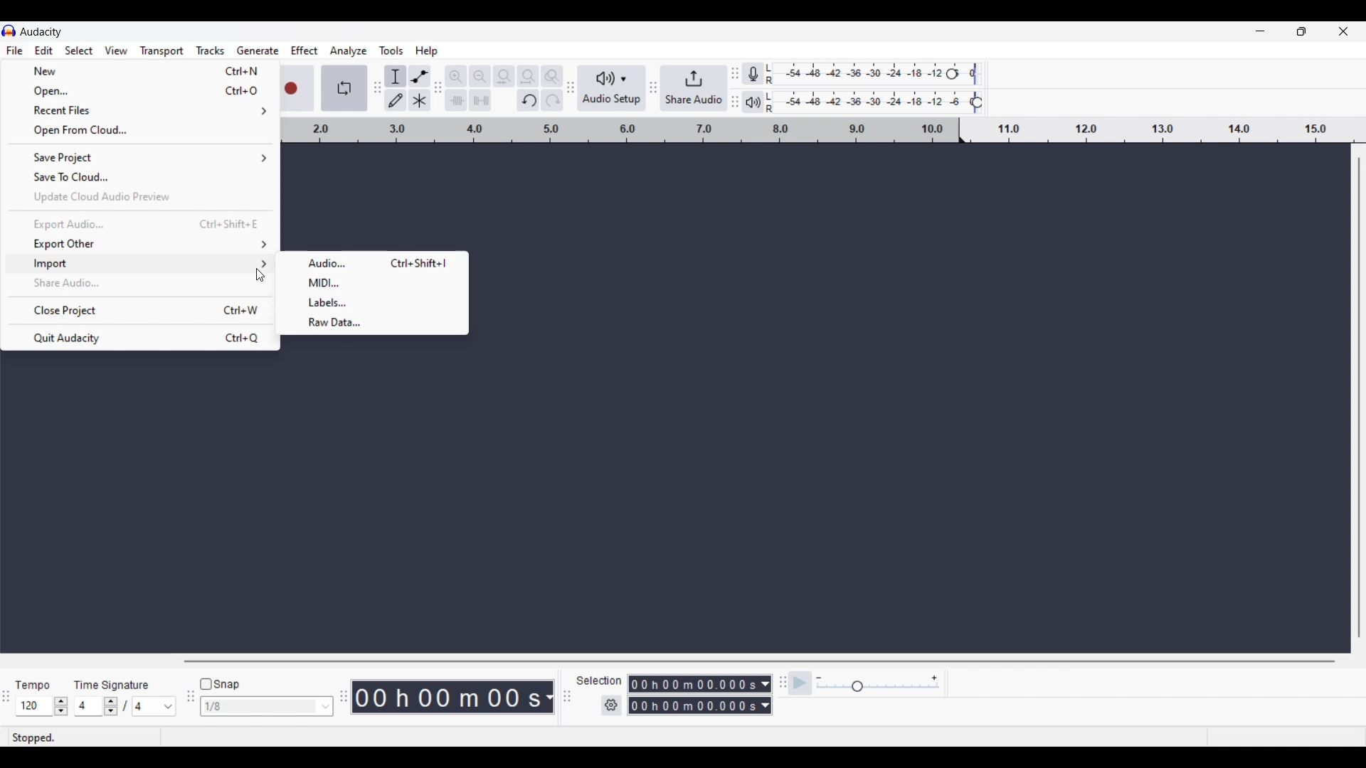 The width and height of the screenshot is (1366, 768). I want to click on signature time tool bar, so click(6, 698).